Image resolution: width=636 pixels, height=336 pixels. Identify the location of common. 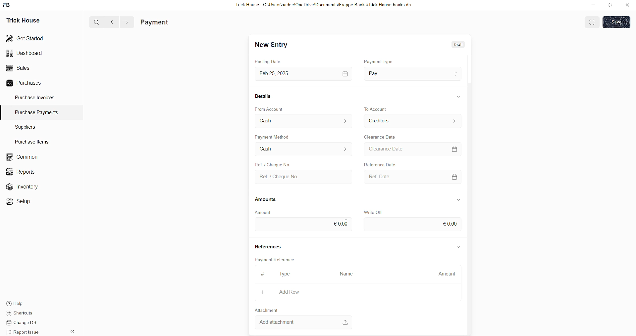
(23, 157).